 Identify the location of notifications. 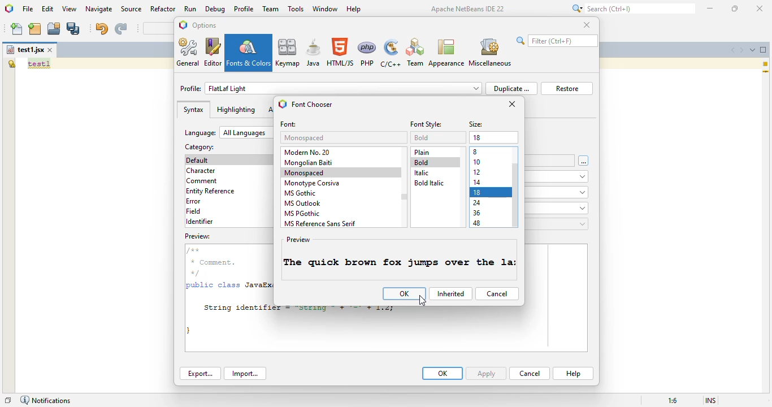
(45, 400).